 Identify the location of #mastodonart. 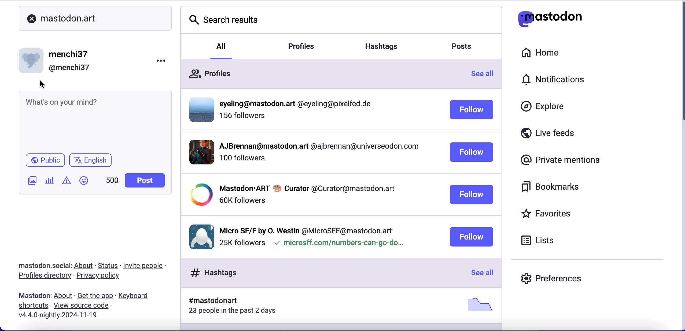
(338, 306).